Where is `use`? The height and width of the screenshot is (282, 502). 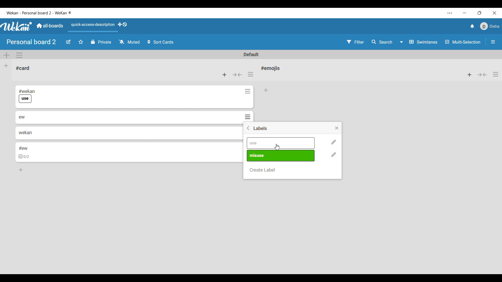
use is located at coordinates (25, 99).